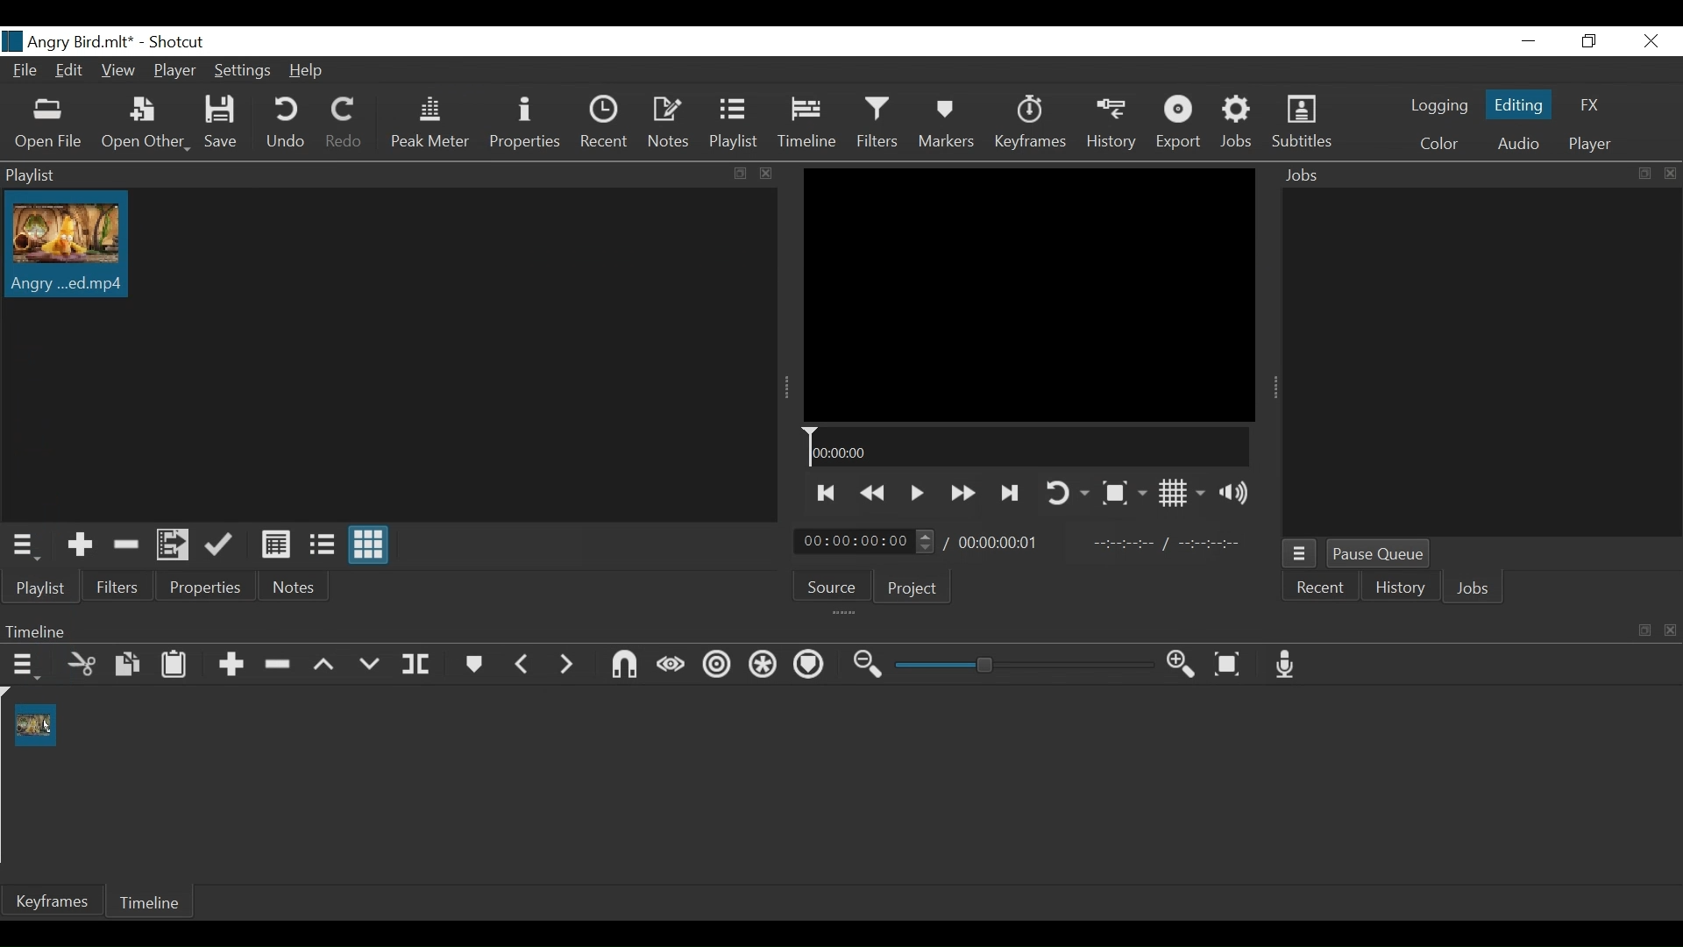  I want to click on View as files, so click(320, 544).